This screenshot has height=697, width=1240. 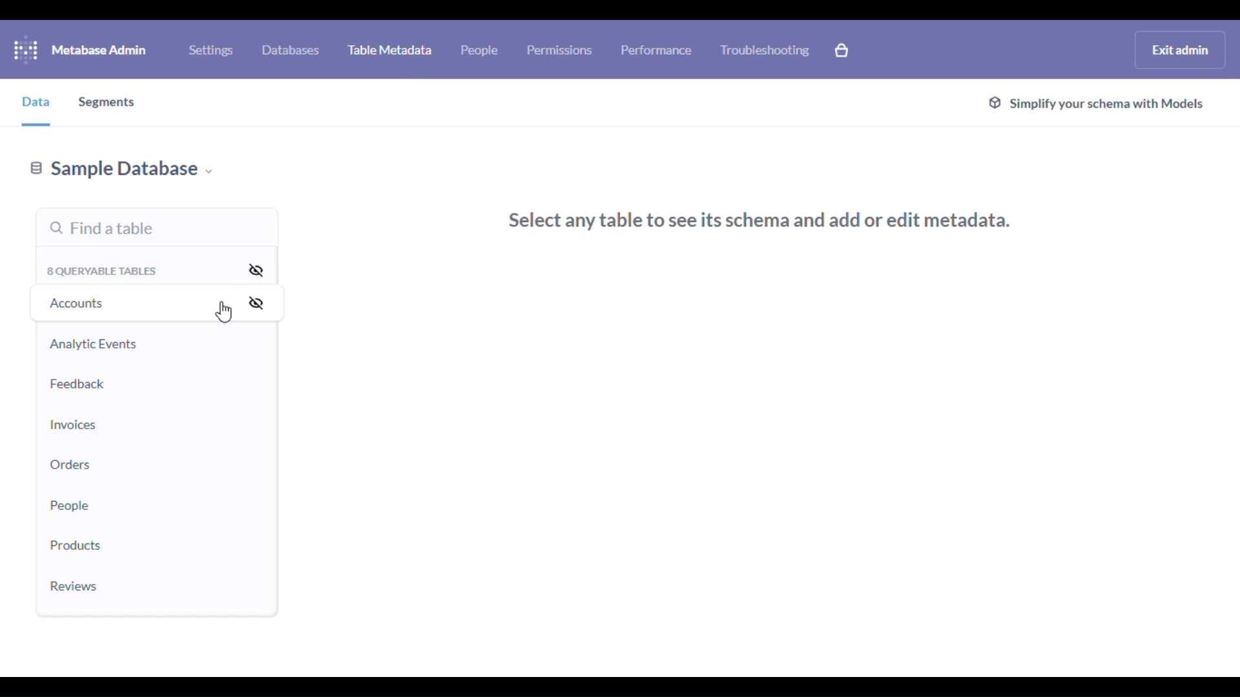 What do you see at coordinates (224, 311) in the screenshot?
I see `cursor` at bounding box center [224, 311].